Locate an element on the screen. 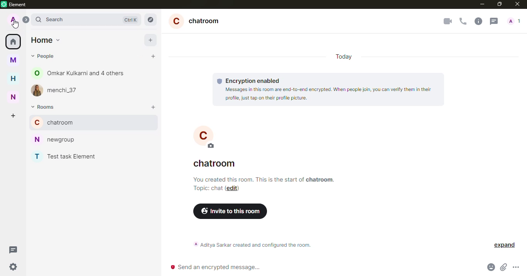  C is located at coordinates (208, 137).